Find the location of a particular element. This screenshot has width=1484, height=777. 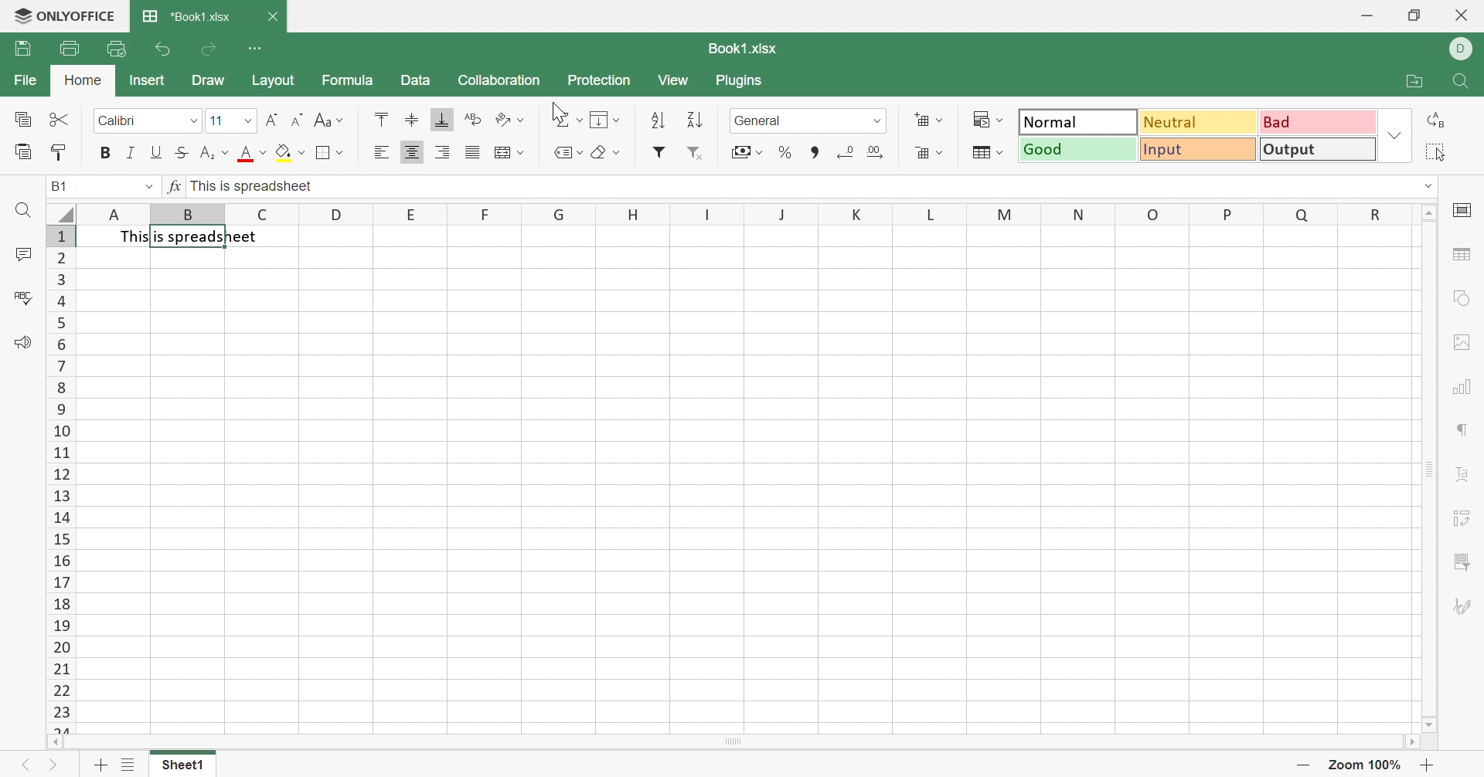

*Book1.xlsx is located at coordinates (185, 17).